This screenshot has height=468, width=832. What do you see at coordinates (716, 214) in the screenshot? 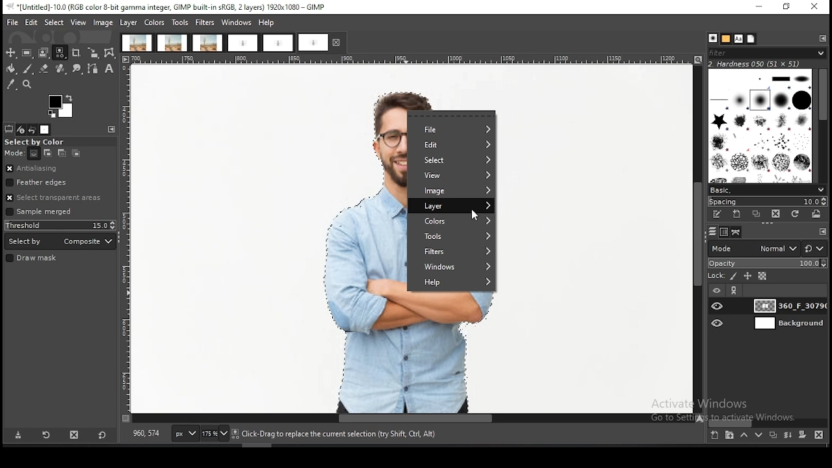
I see `edit this brush` at bounding box center [716, 214].